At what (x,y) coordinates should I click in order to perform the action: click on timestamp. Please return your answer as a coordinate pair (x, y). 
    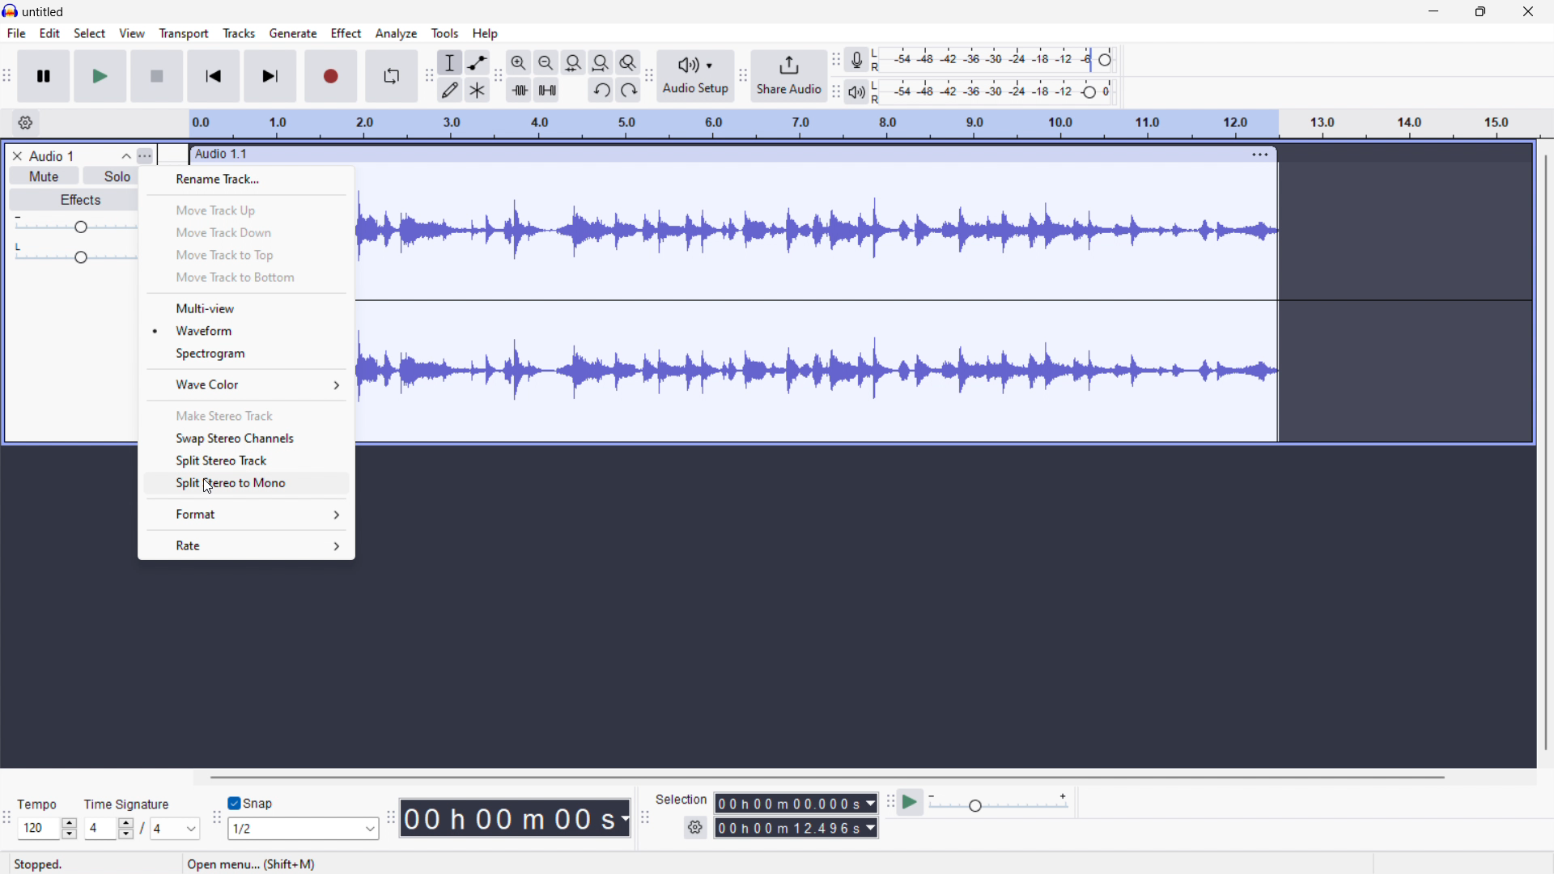
    Looking at the image, I should click on (516, 818).